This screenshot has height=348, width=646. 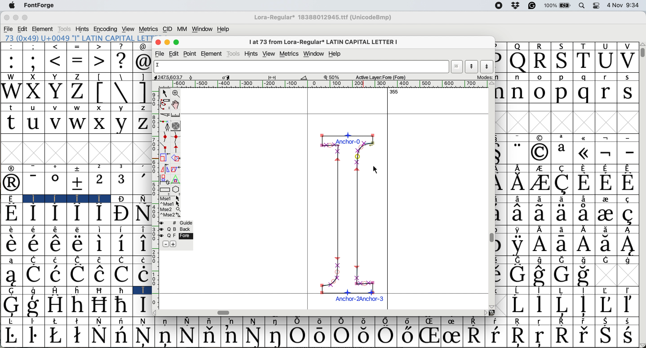 What do you see at coordinates (12, 291) in the screenshot?
I see `G` at bounding box center [12, 291].